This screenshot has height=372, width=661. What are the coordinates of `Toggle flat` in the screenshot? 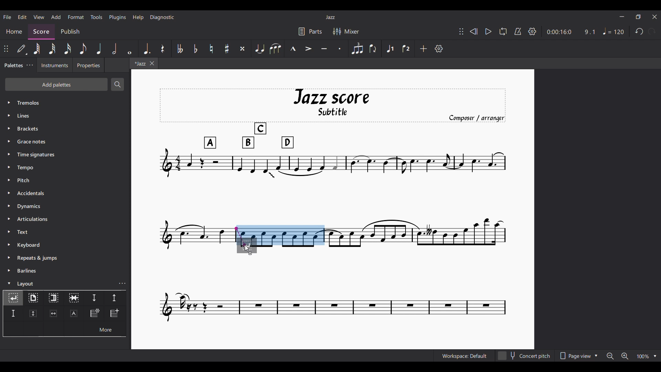 It's located at (196, 49).